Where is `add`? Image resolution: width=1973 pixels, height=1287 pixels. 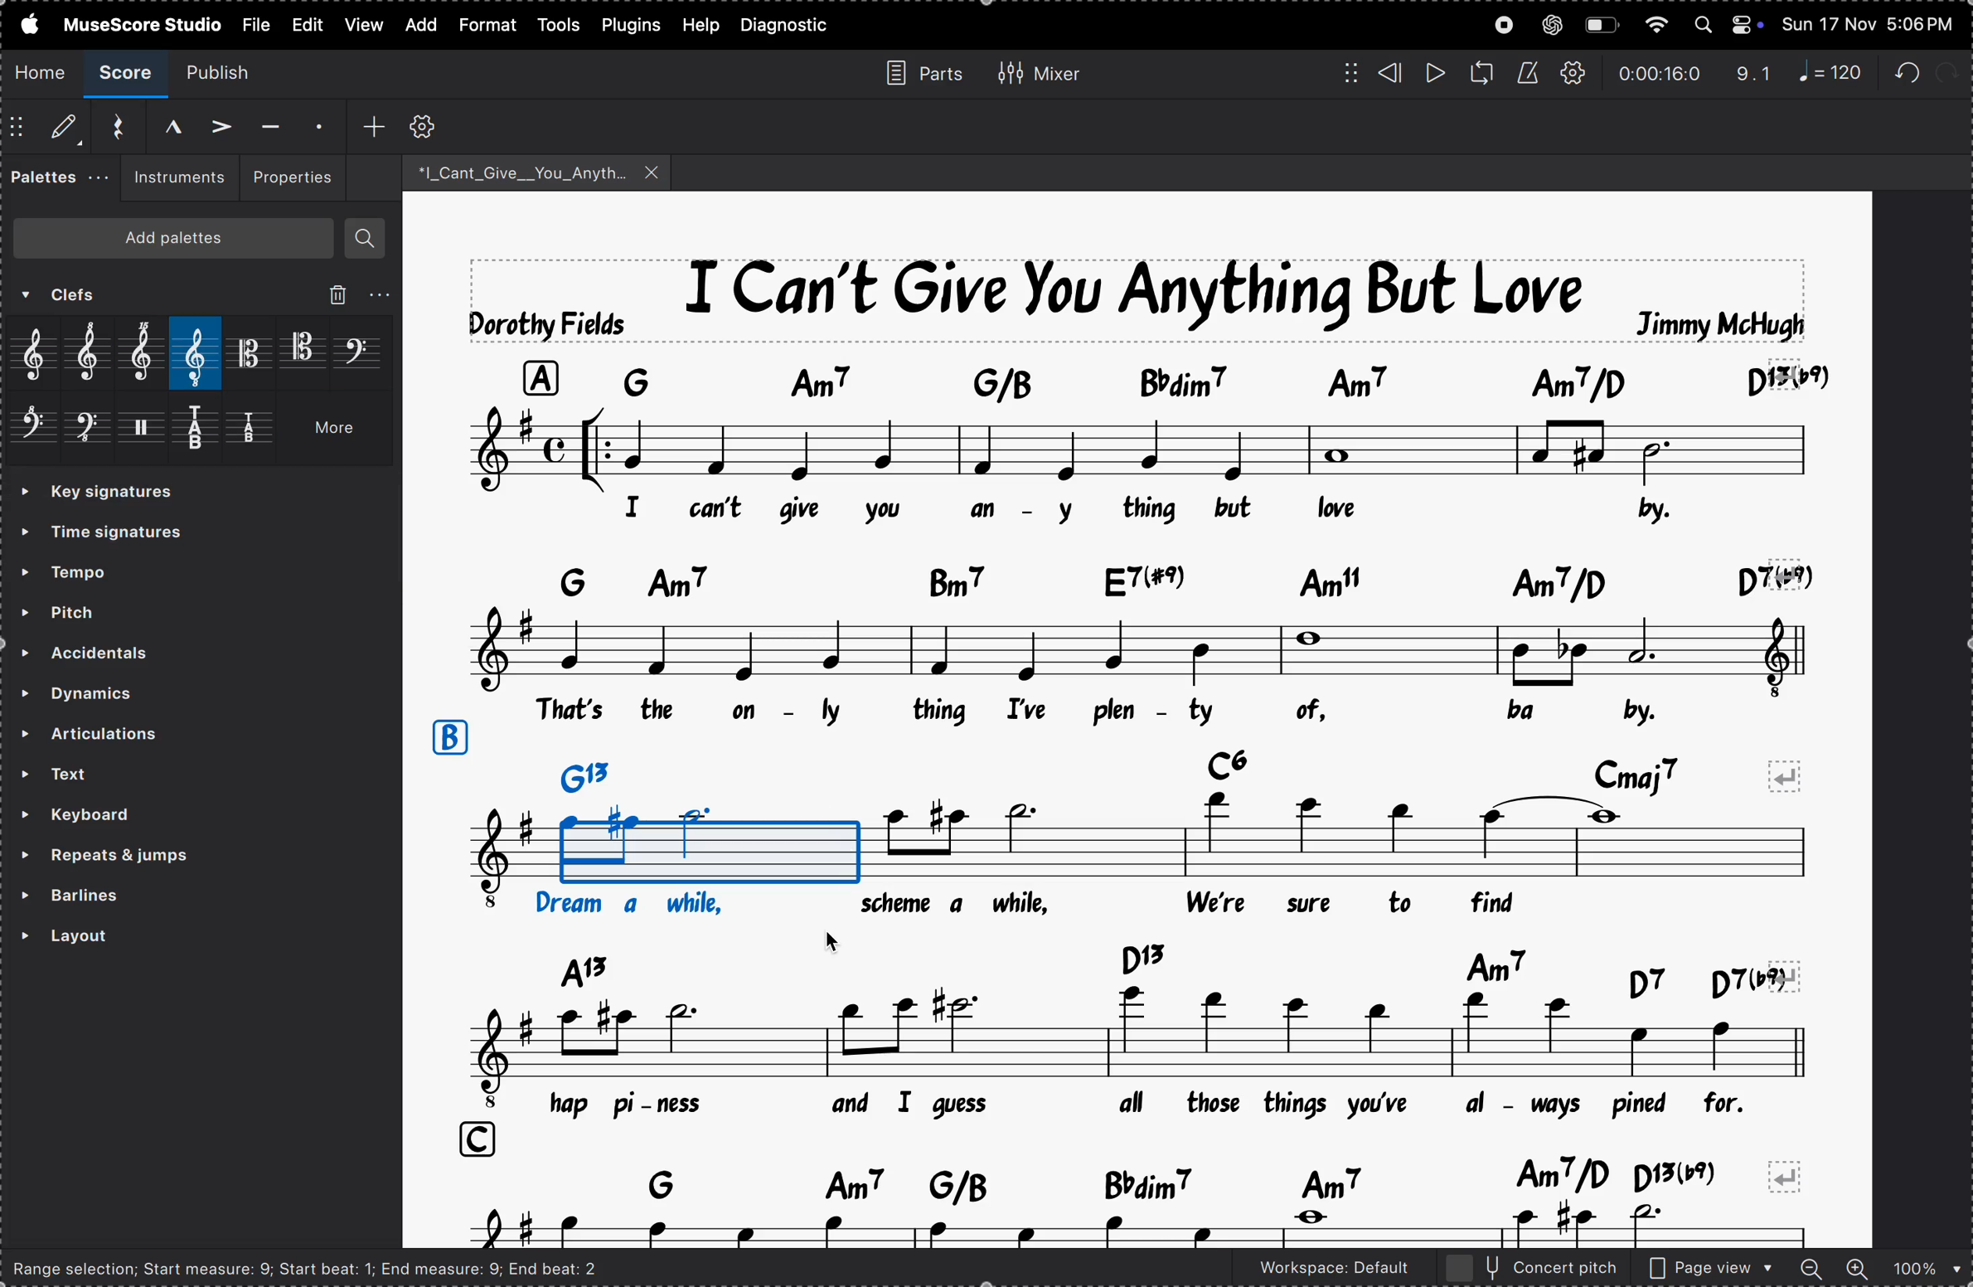 add is located at coordinates (417, 25).